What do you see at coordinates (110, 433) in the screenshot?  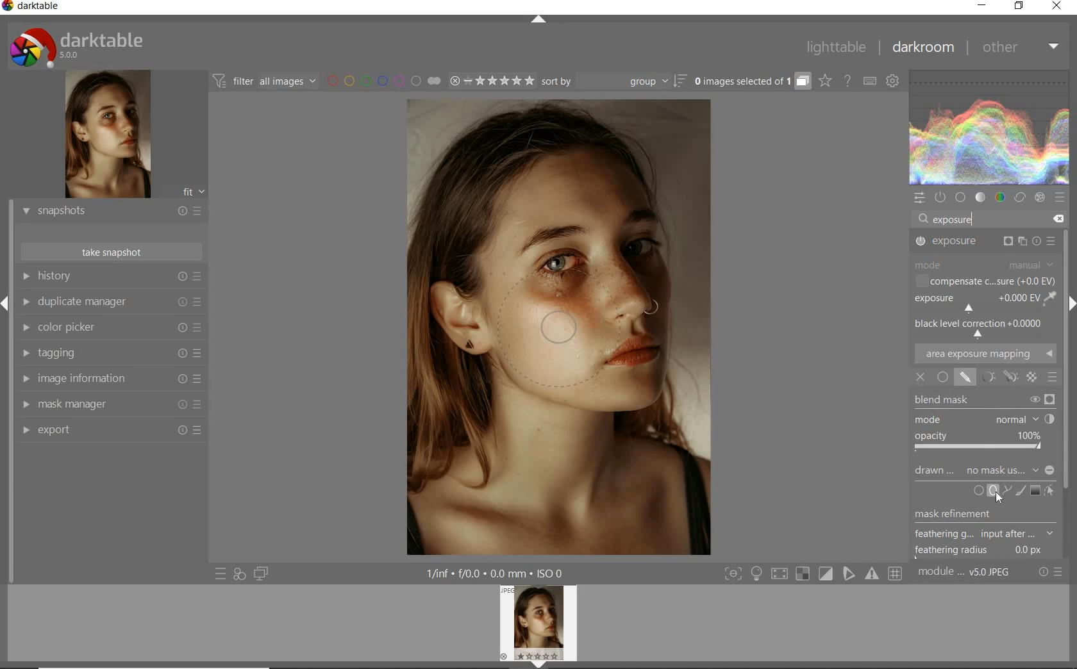 I see `export` at bounding box center [110, 433].